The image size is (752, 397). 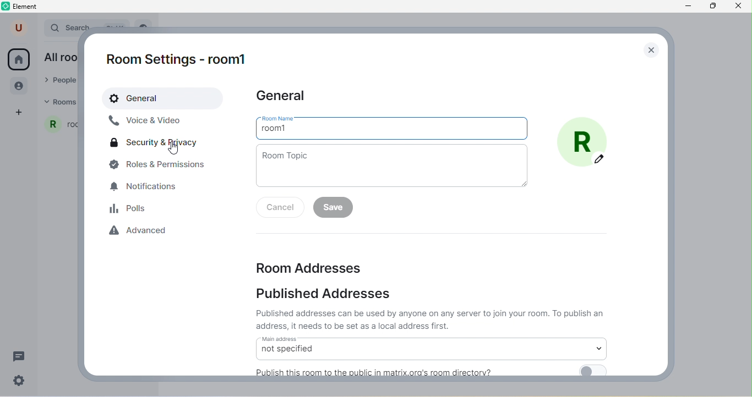 What do you see at coordinates (164, 167) in the screenshot?
I see `roles  and permissions` at bounding box center [164, 167].